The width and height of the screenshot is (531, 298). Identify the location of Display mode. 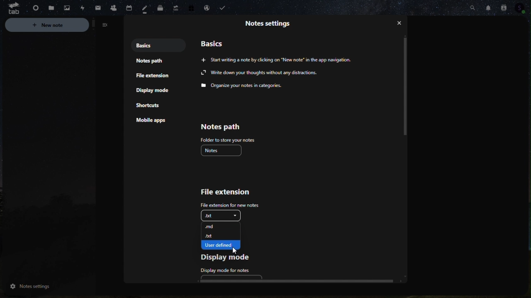
(156, 91).